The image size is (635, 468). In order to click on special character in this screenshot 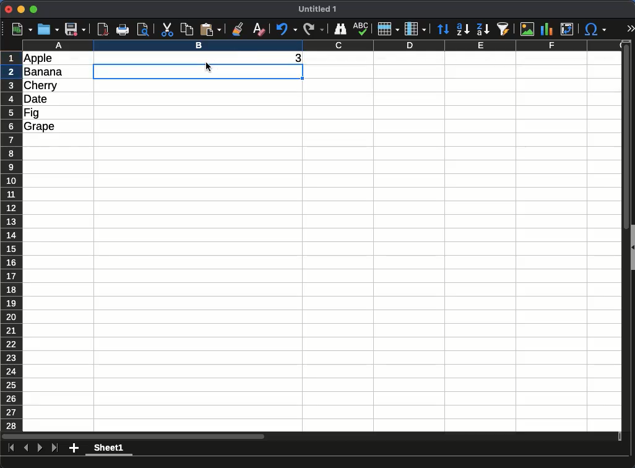, I will do `click(595, 29)`.